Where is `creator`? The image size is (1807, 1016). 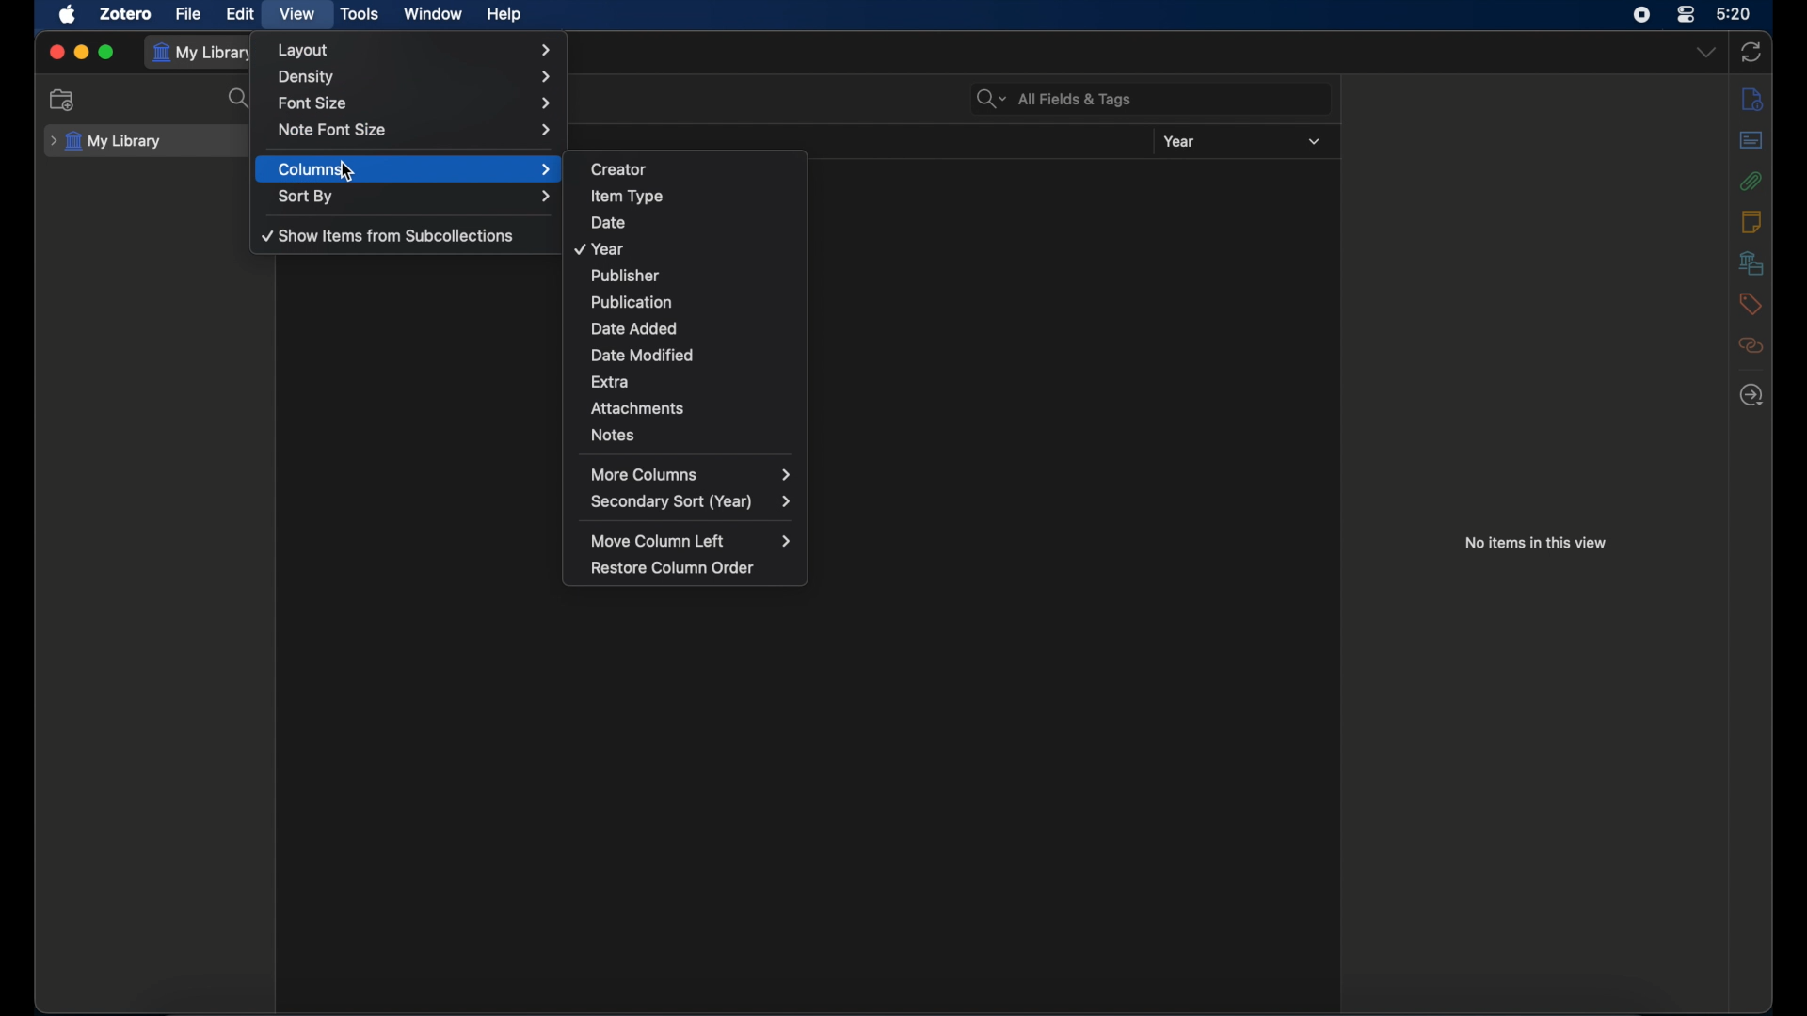
creator is located at coordinates (696, 167).